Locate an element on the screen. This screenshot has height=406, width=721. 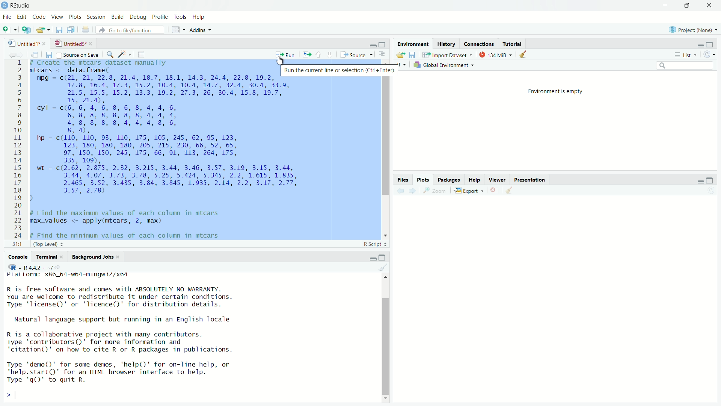
| Untitled5* * is located at coordinates (72, 43).